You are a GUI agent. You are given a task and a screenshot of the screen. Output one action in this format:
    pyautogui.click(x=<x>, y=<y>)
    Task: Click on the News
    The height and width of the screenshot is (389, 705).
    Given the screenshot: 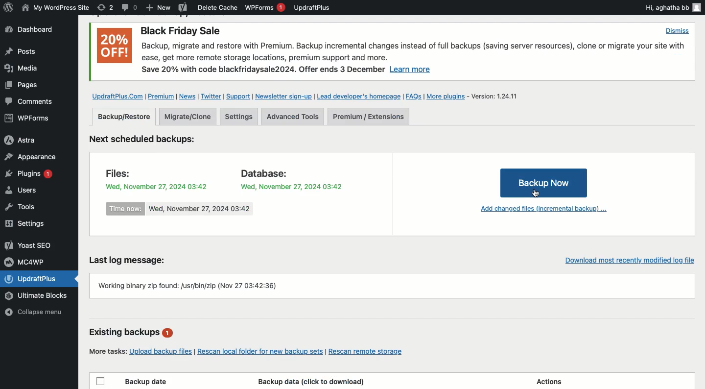 What is the action you would take?
    pyautogui.click(x=188, y=97)
    